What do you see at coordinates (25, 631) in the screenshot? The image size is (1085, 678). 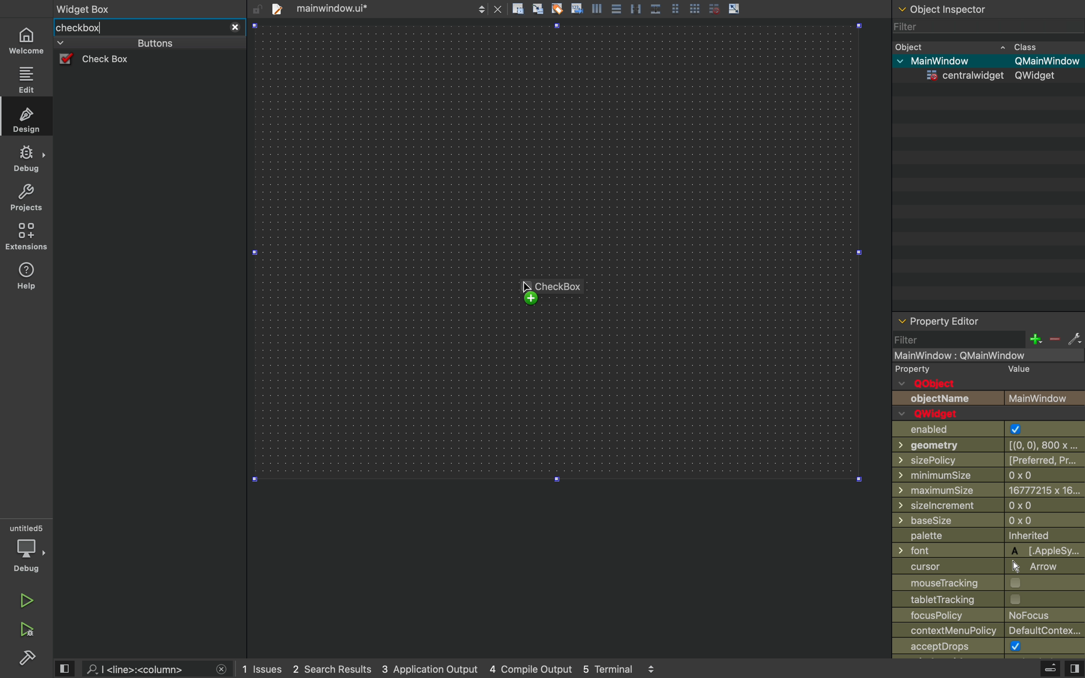 I see `run and debug` at bounding box center [25, 631].